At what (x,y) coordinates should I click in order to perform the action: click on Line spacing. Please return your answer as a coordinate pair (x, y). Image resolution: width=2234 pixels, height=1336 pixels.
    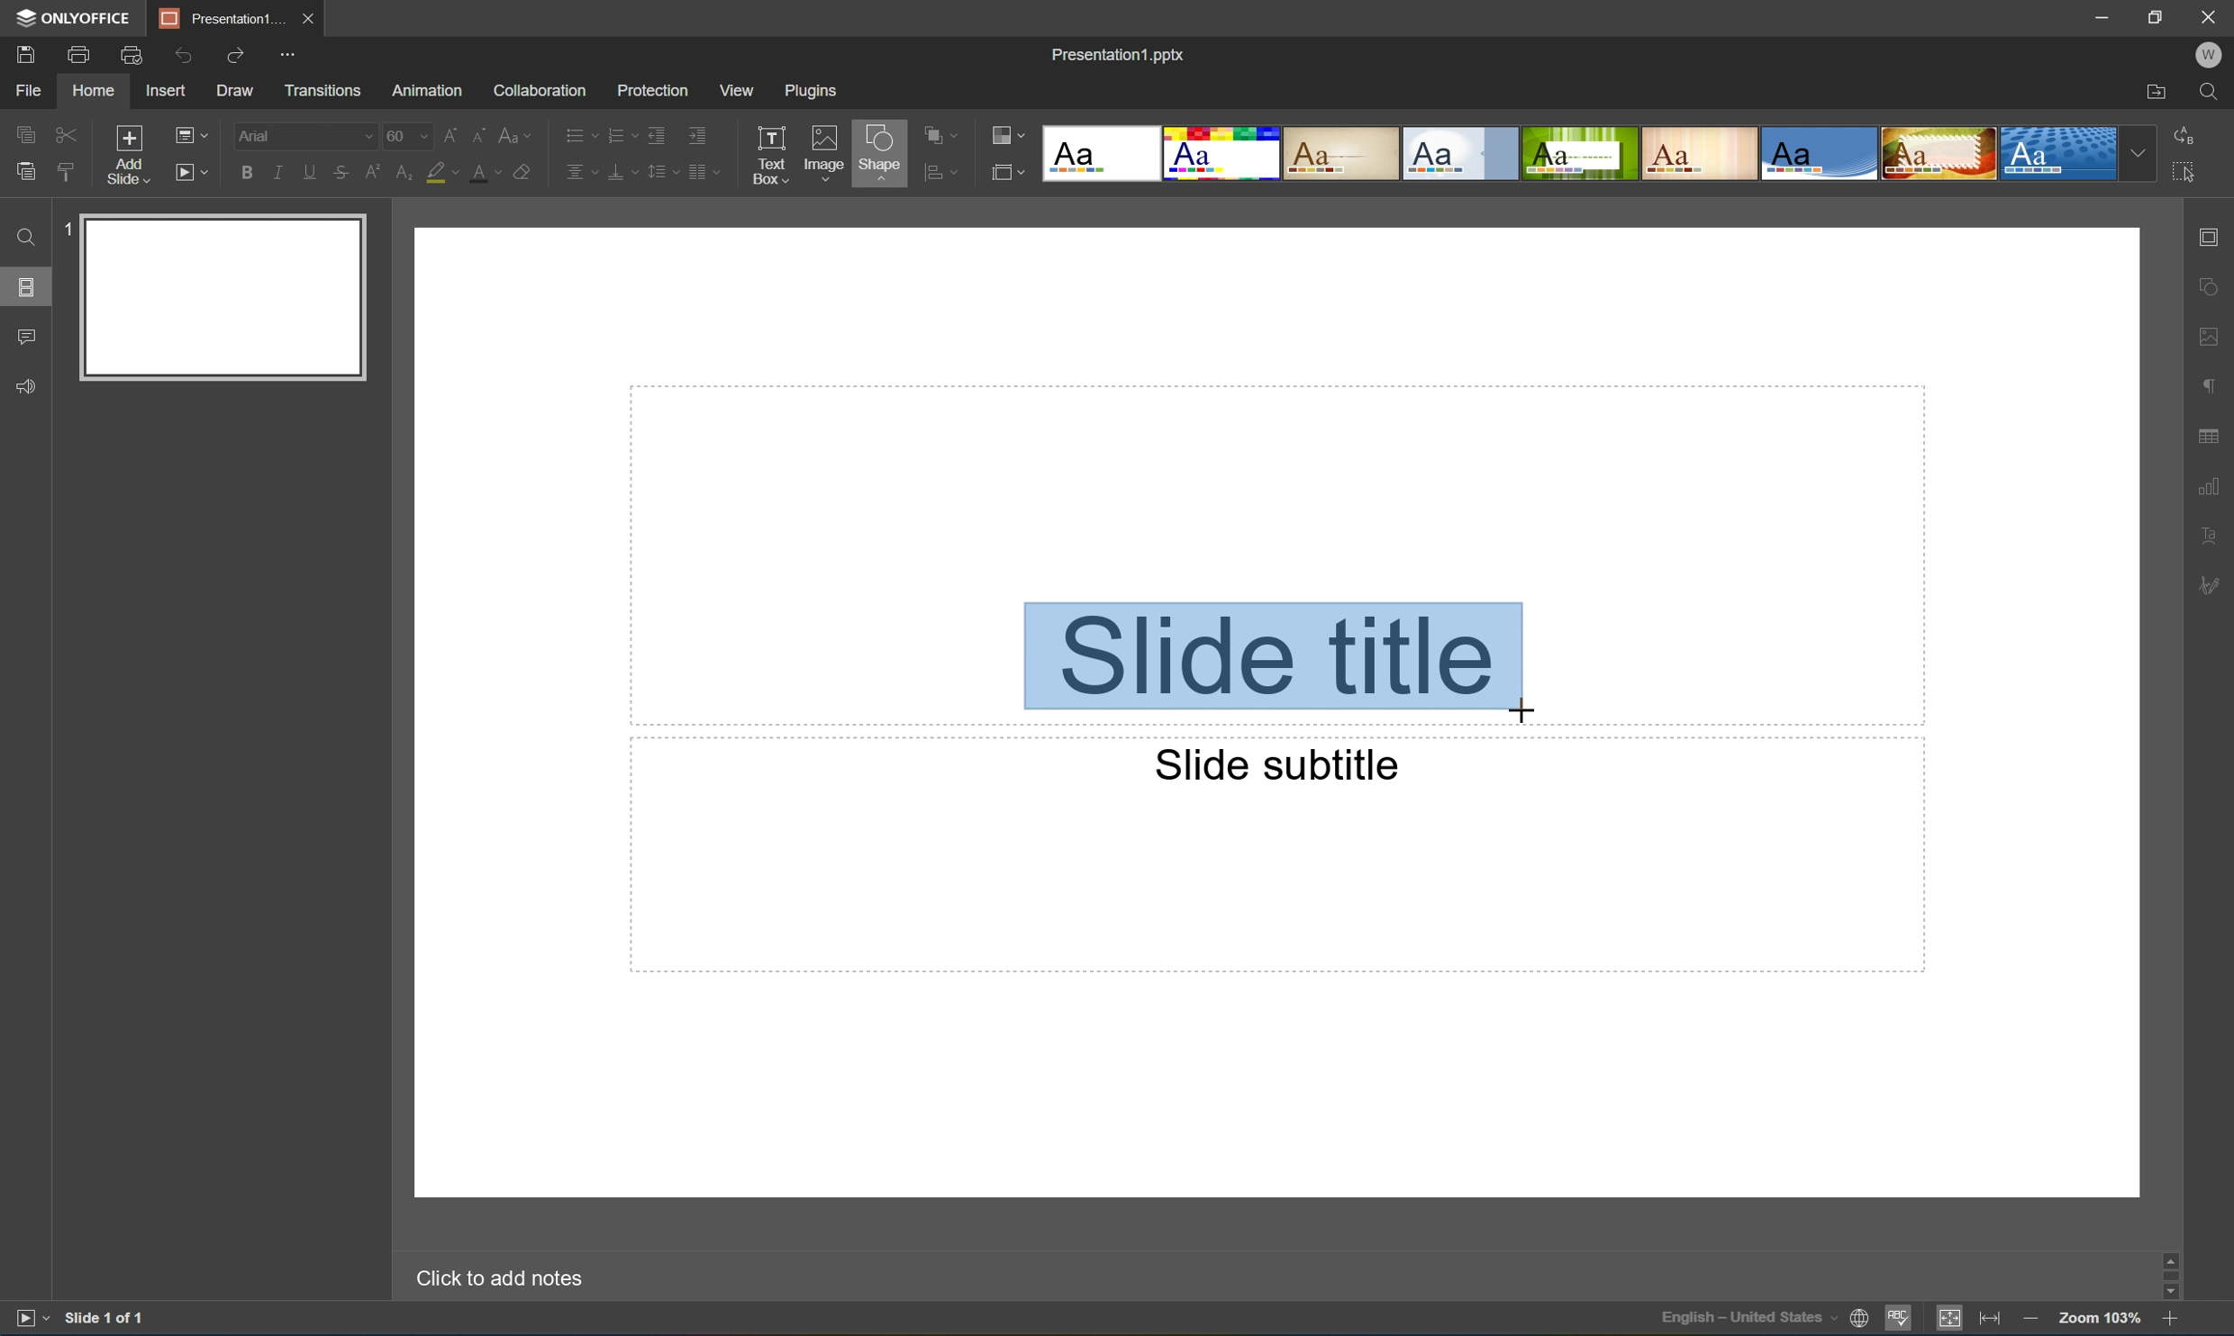
    Looking at the image, I should click on (660, 173).